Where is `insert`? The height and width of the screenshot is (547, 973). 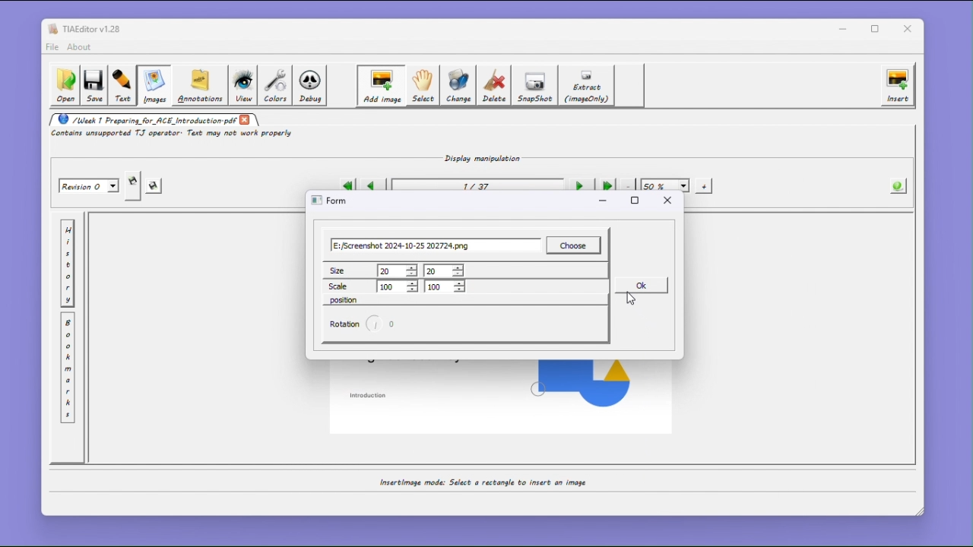
insert is located at coordinates (898, 85).